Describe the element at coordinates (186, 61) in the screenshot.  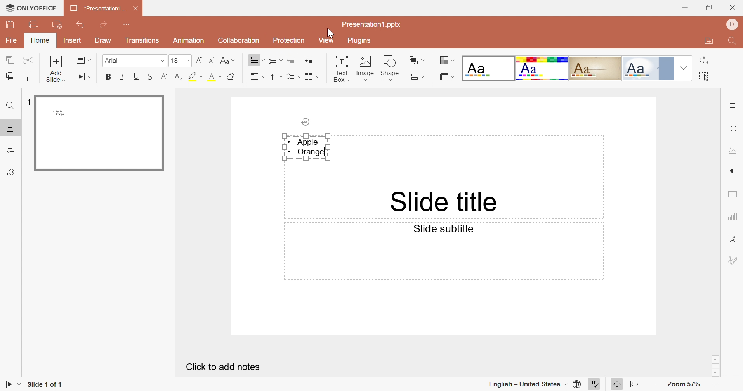
I see `Drop Down` at that location.